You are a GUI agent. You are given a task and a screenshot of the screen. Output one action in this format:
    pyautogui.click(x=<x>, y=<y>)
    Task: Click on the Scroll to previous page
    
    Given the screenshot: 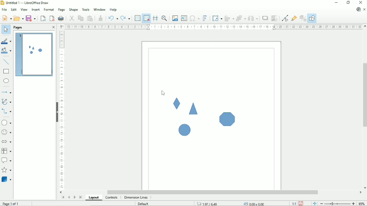 What is the action you would take?
    pyautogui.click(x=69, y=197)
    